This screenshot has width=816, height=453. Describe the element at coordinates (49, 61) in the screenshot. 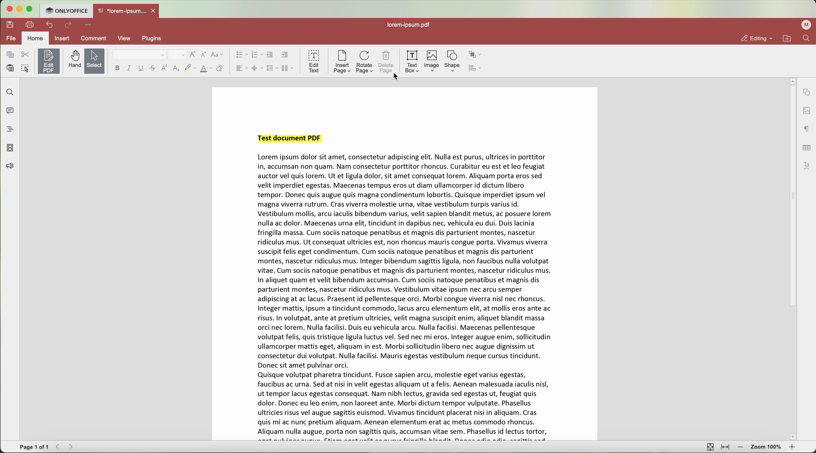

I see `edit PDF` at that location.